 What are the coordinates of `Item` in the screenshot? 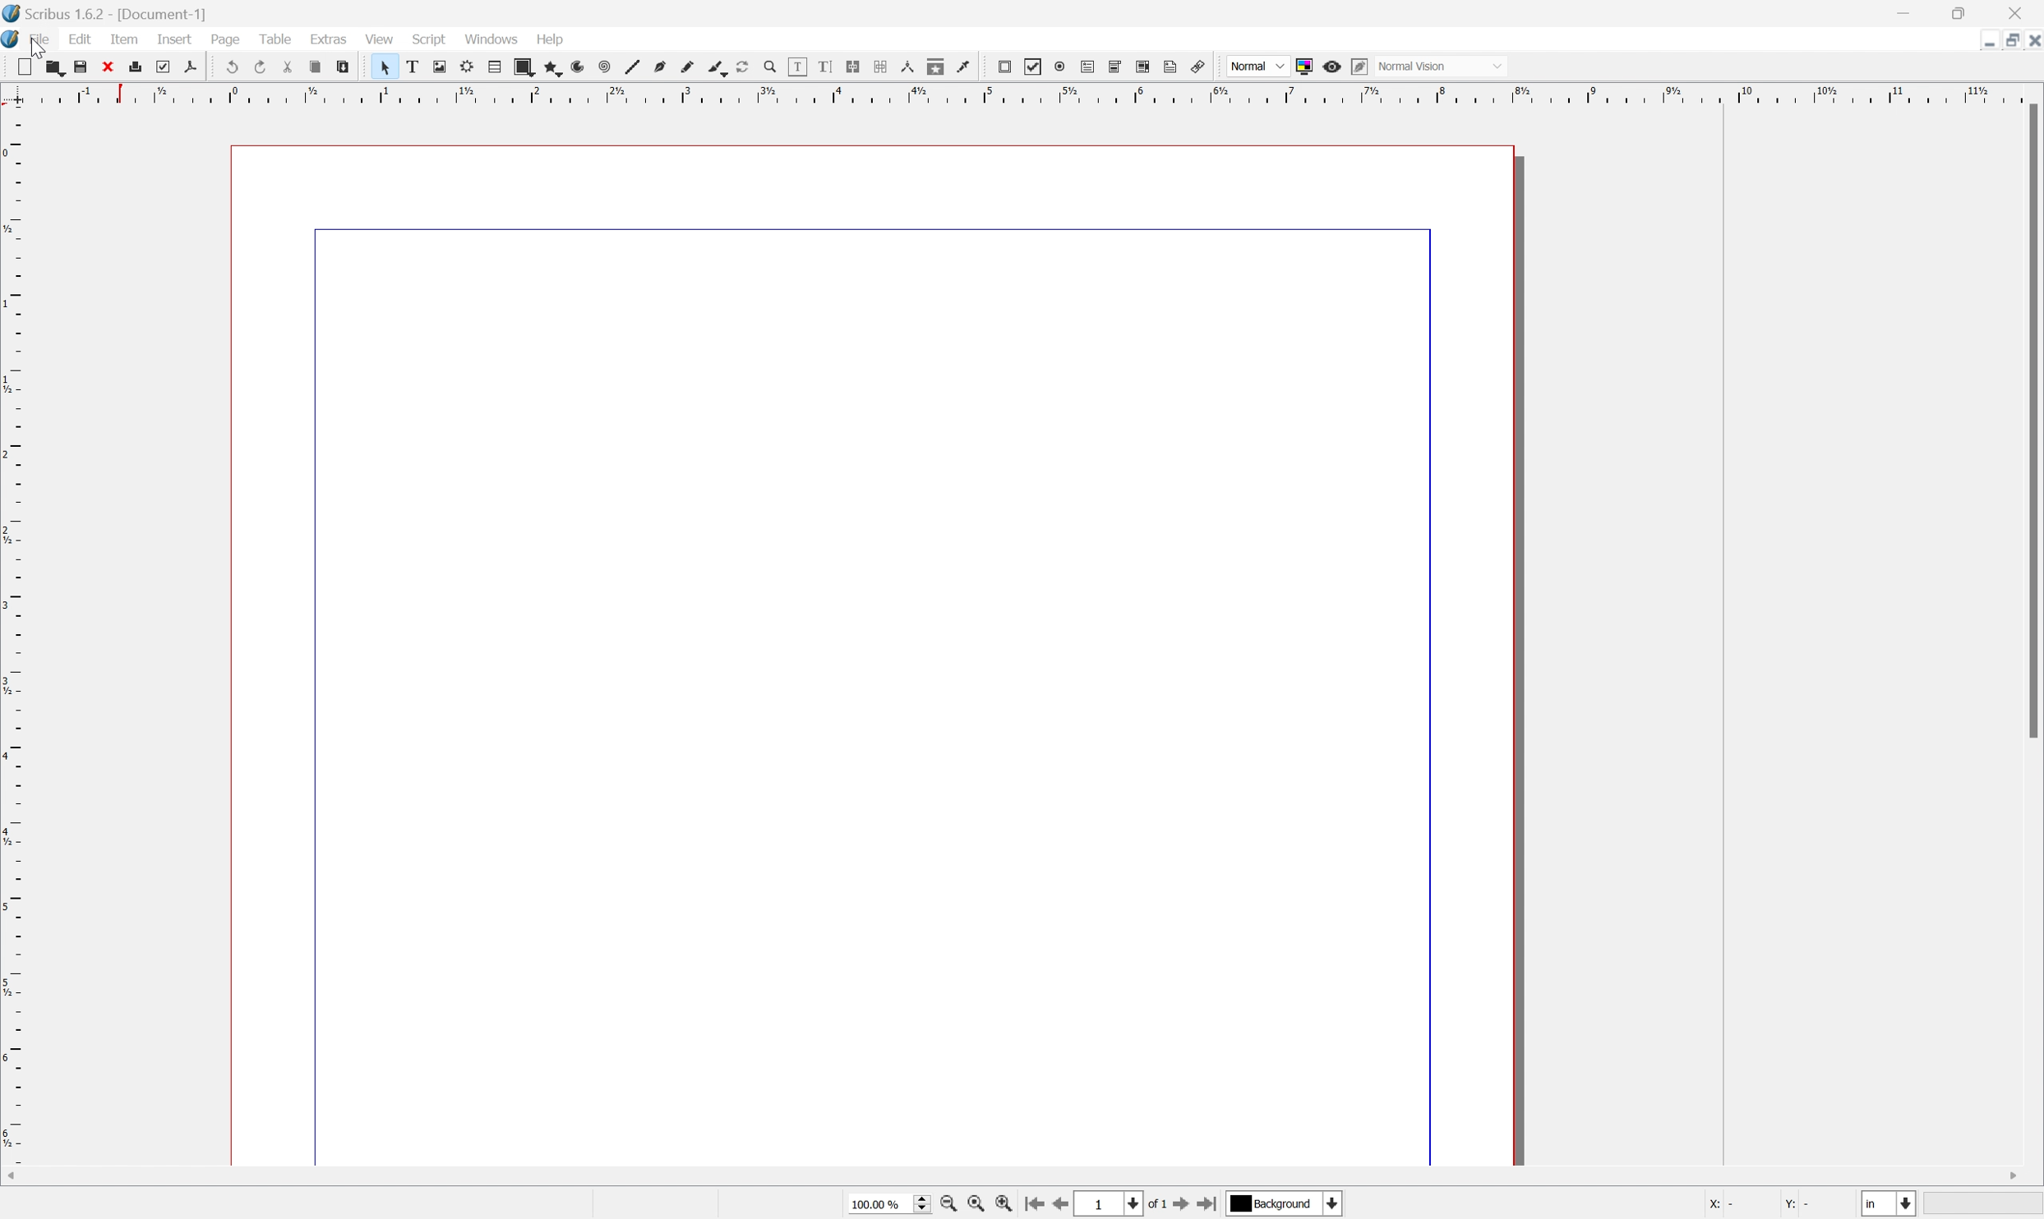 It's located at (129, 39).